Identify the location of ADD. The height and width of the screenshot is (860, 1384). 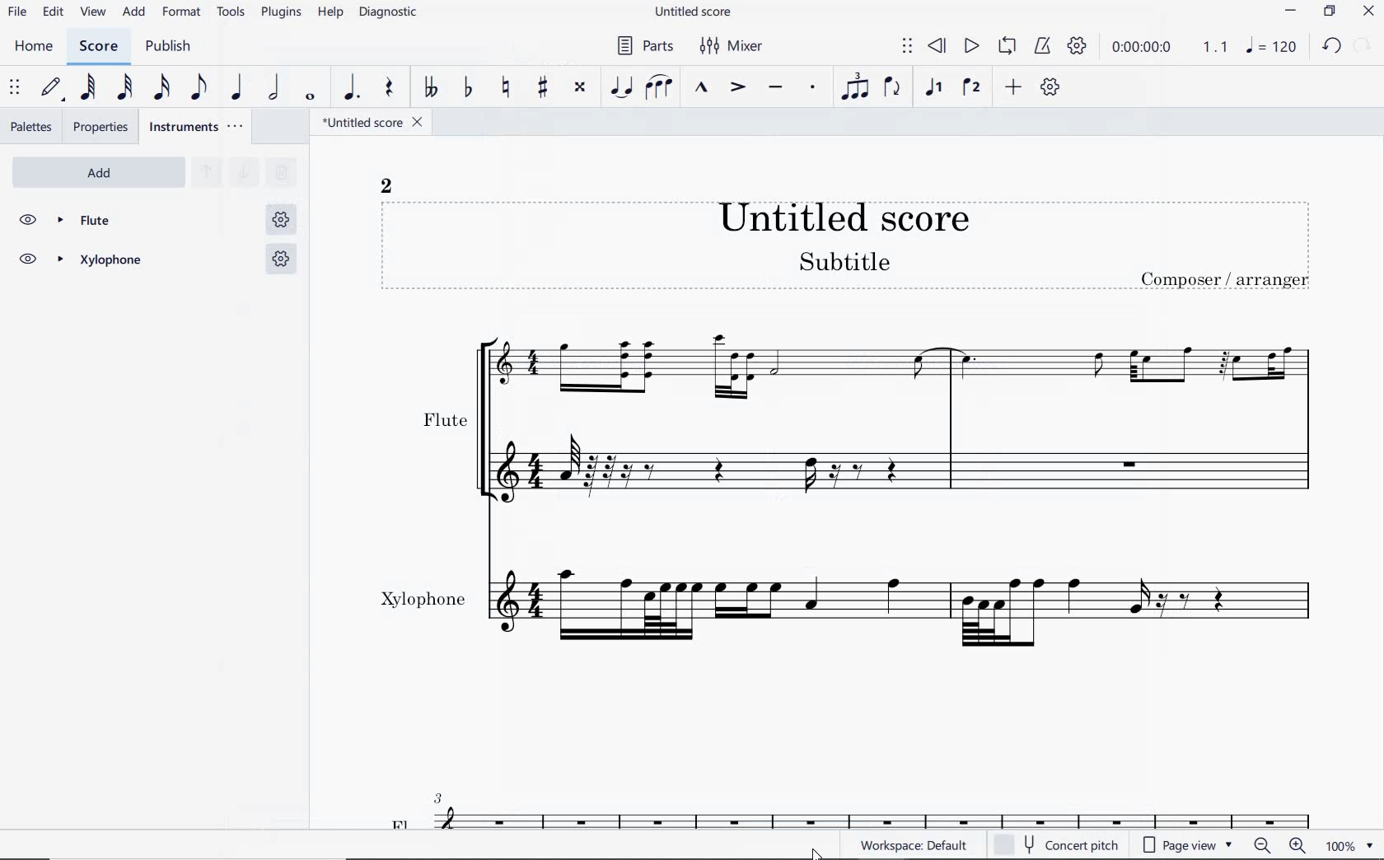
(96, 171).